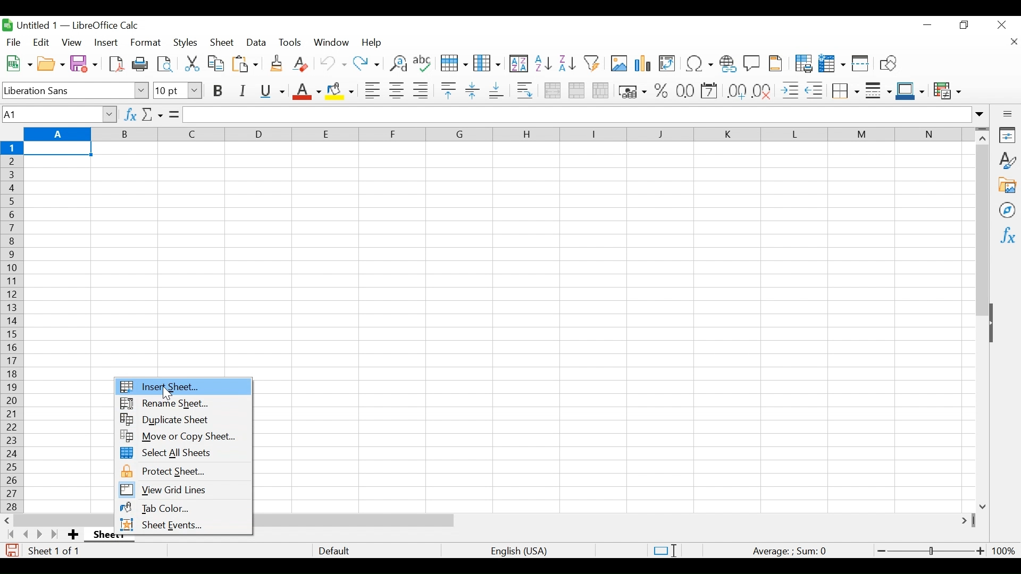 This screenshot has width=1021, height=574. Describe the element at coordinates (499, 260) in the screenshot. I see `` at that location.